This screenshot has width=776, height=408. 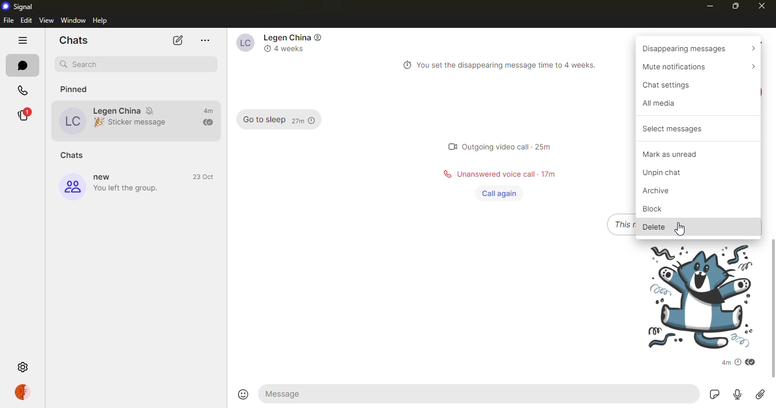 What do you see at coordinates (102, 20) in the screenshot?
I see `help` at bounding box center [102, 20].